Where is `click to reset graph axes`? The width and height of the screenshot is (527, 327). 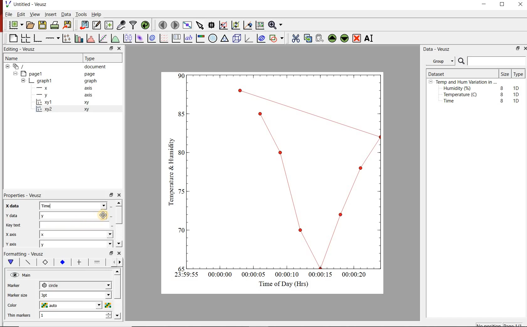
click to reset graph axes is located at coordinates (259, 25).